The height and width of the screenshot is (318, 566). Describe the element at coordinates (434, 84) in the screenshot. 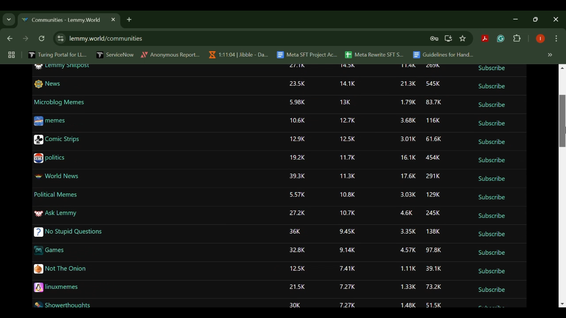

I see `545K` at that location.